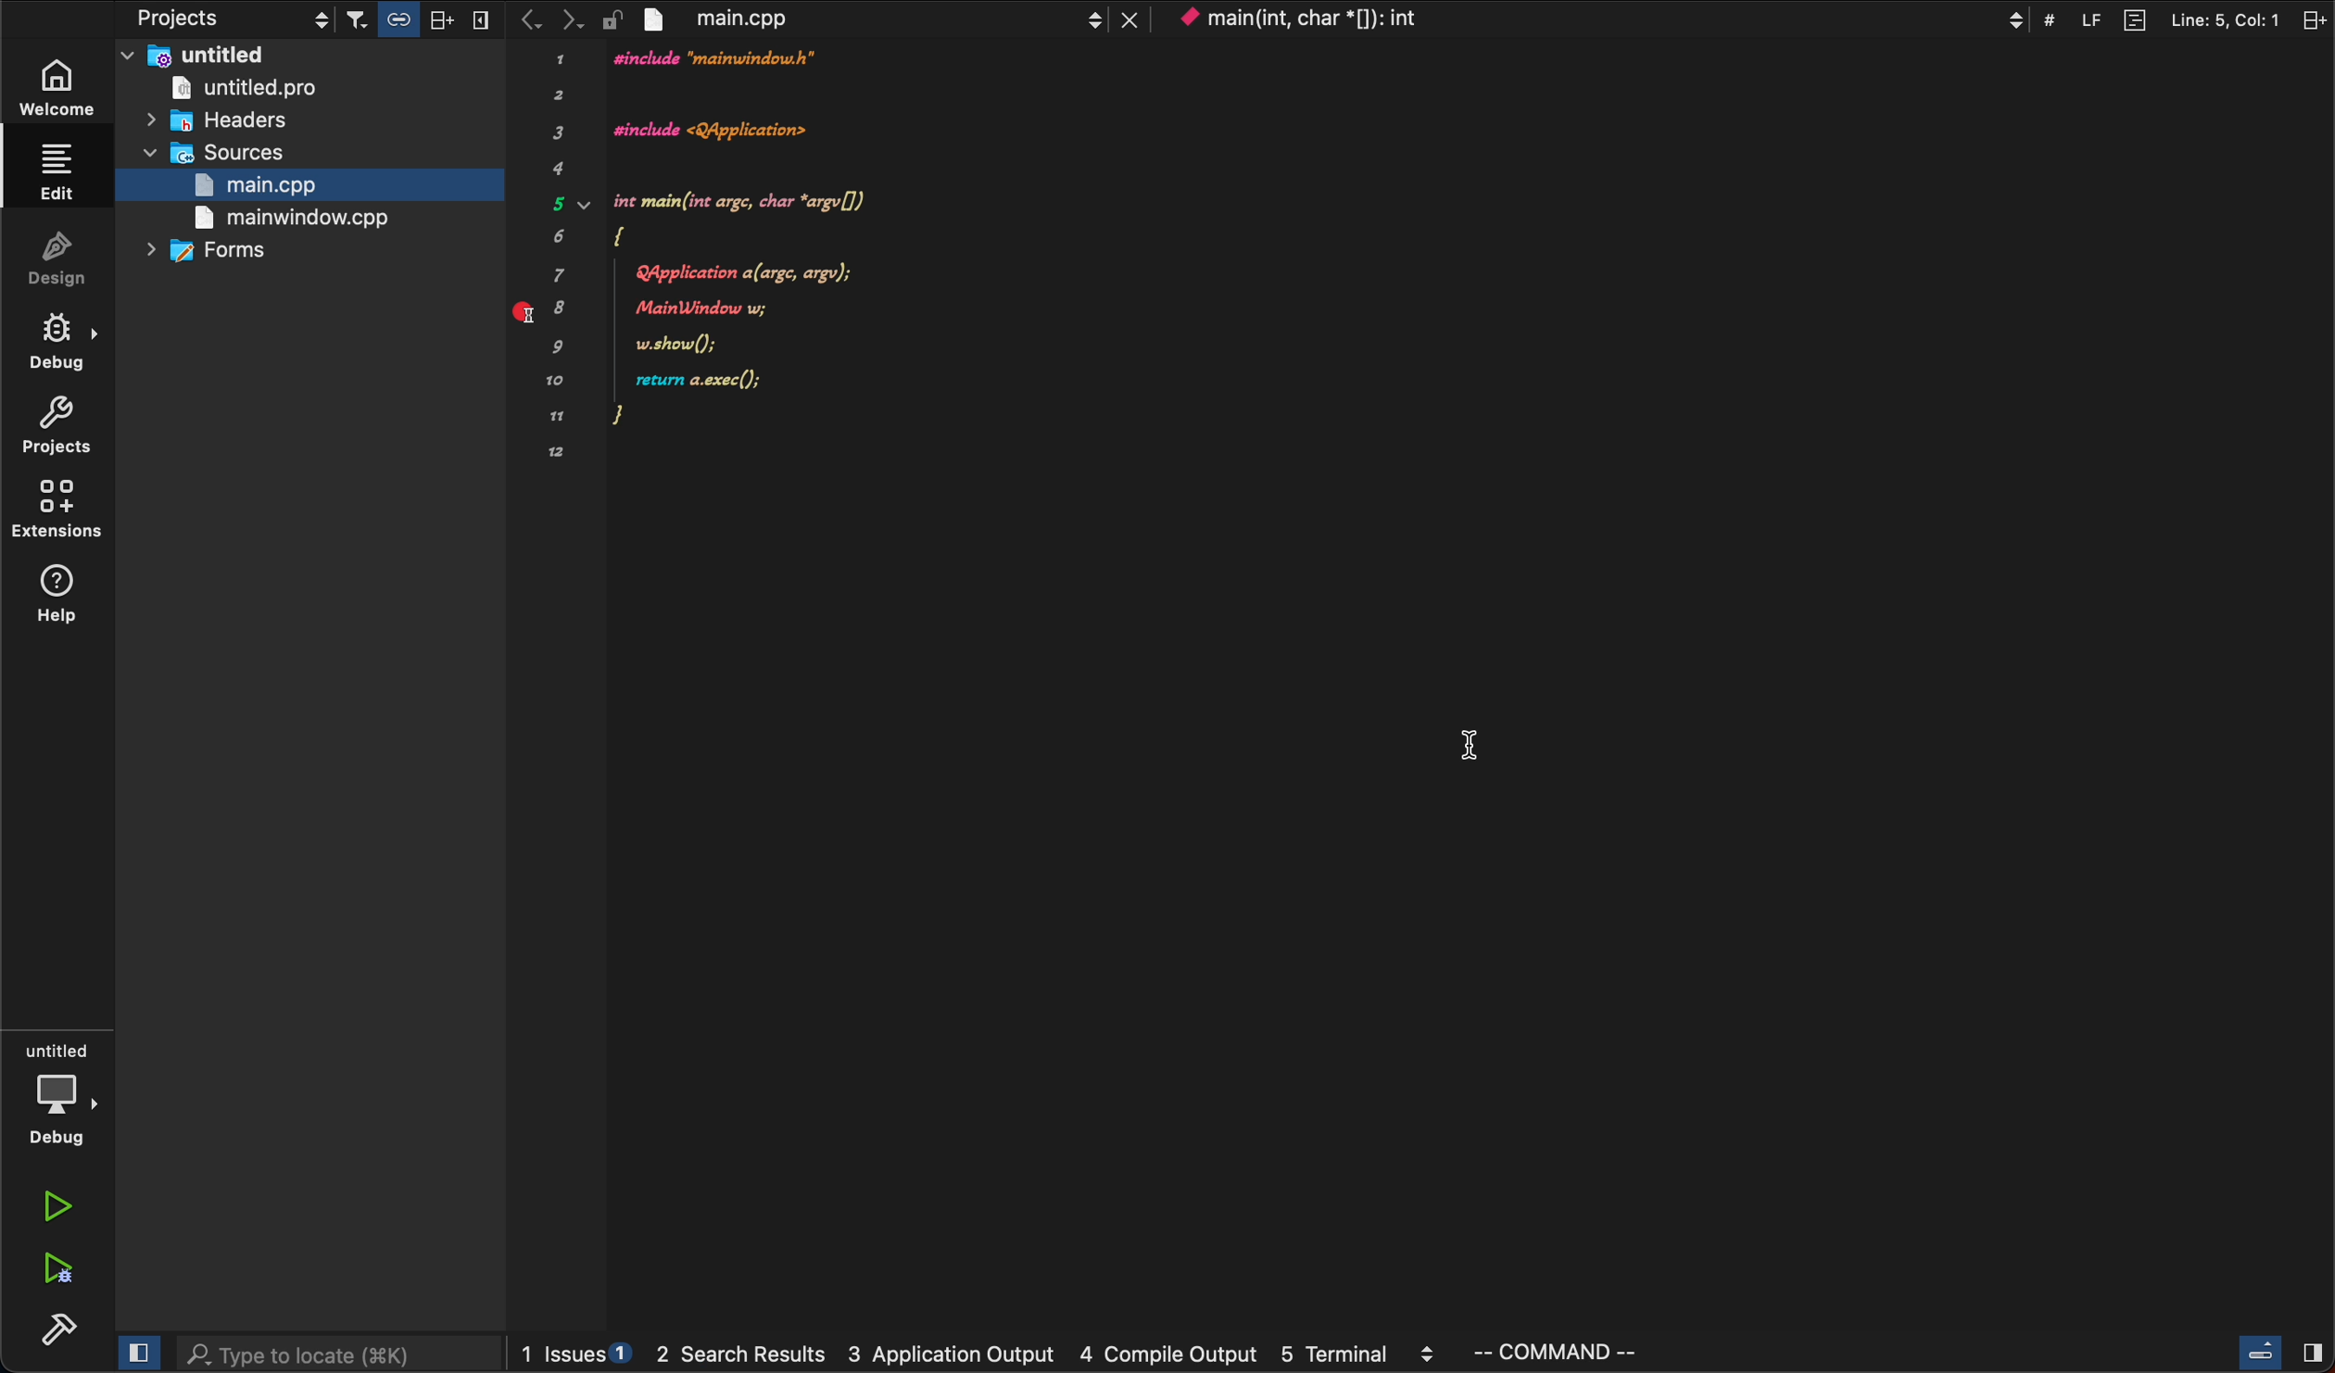  Describe the element at coordinates (136, 1354) in the screenshot. I see `close slide bar` at that location.